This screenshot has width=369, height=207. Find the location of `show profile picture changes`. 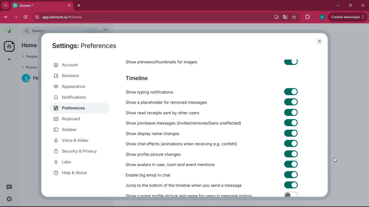

show profile picture changes is located at coordinates (153, 154).